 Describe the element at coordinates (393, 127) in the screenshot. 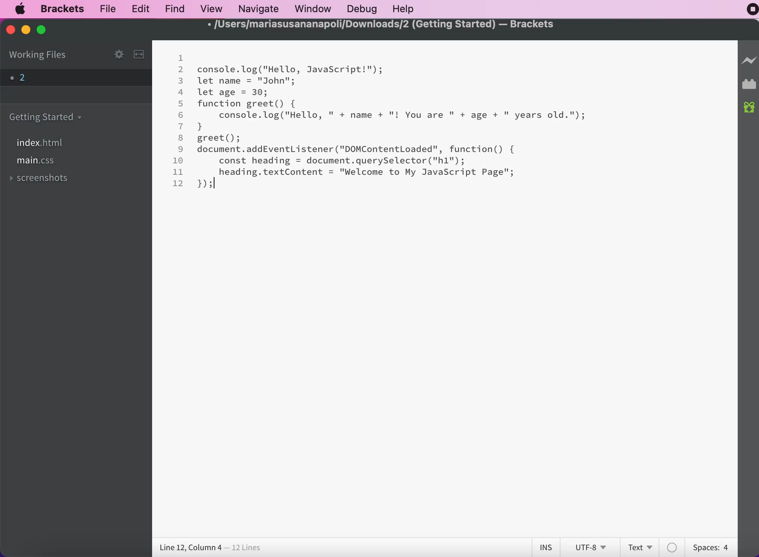

I see `console. log("Hello, JavaScript!");let name = "John";let age = 30;function greet() {console.log("Hello, " + name + "! You are " + age + " years old.");}greet();document.addEventListener ("DOMContentLoaded", function() {const heading = document.querySelector("h1");heading.textContent = "Welcome to My JavaScript Page"; });` at that location.